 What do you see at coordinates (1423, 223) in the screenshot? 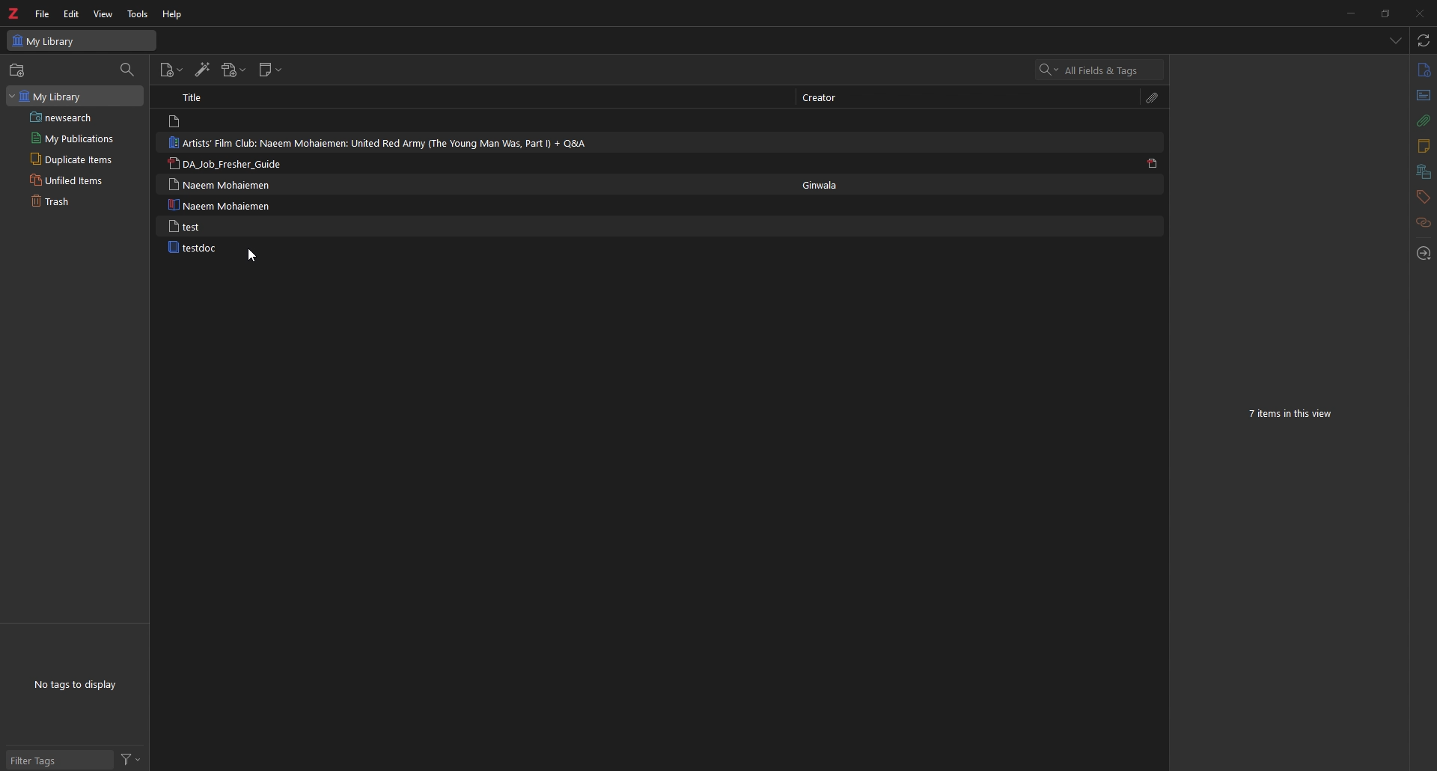
I see `related` at bounding box center [1423, 223].